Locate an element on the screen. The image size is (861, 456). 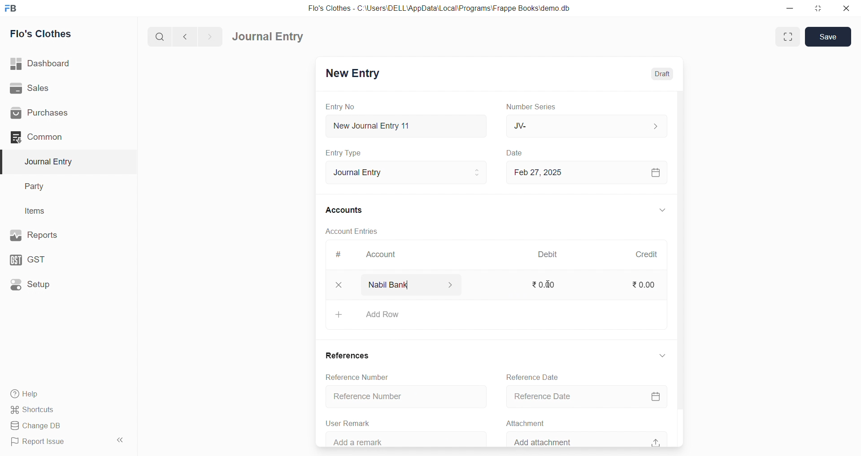
Shortcuts is located at coordinates (54, 410).